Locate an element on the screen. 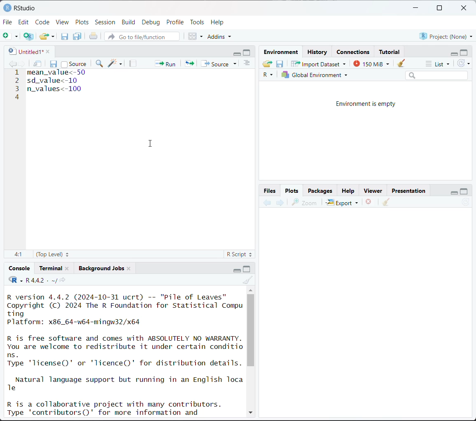  Export is located at coordinates (343, 202).